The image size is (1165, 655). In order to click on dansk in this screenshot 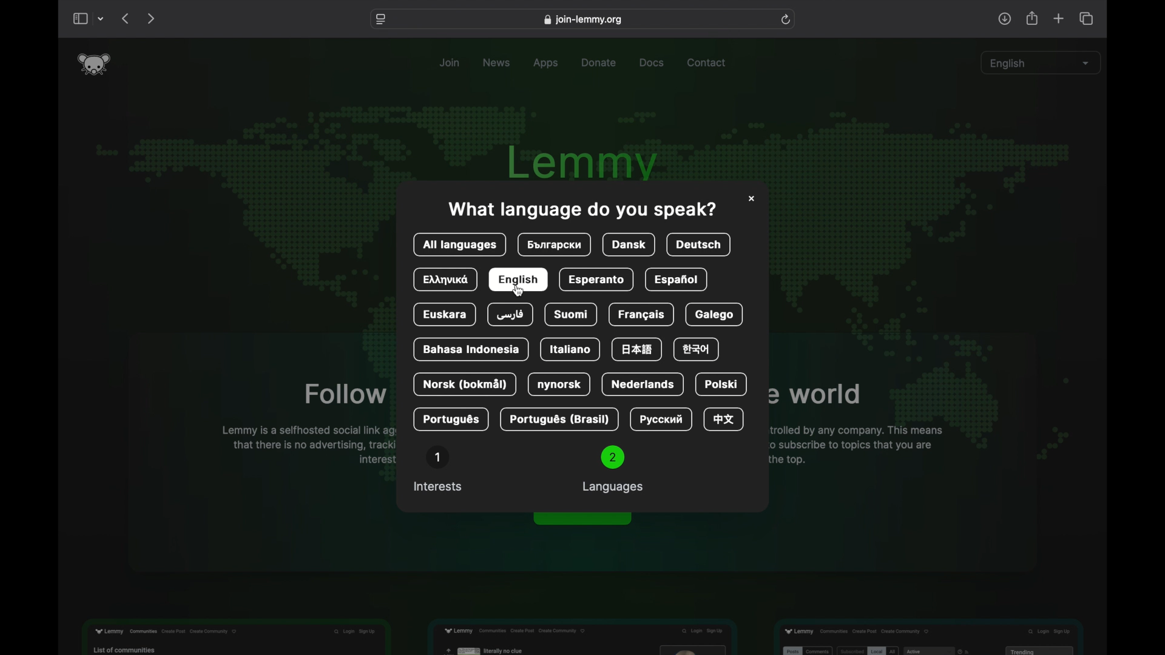, I will do `click(630, 244)`.